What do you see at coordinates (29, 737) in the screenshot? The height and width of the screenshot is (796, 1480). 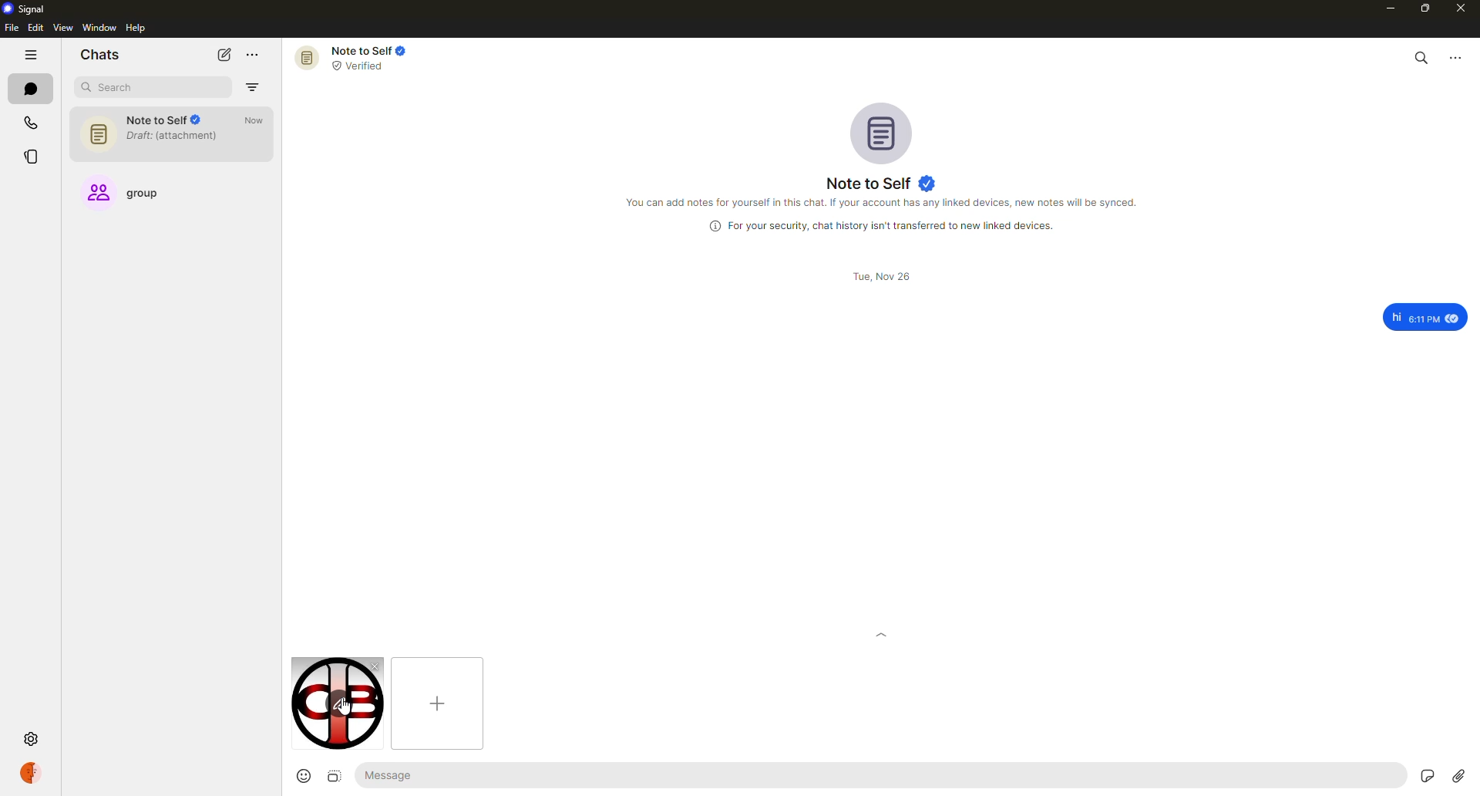 I see `settings` at bounding box center [29, 737].